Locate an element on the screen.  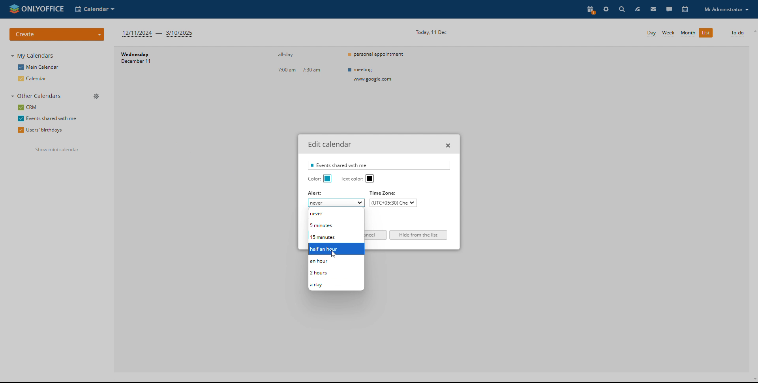
close is located at coordinates (448, 145).